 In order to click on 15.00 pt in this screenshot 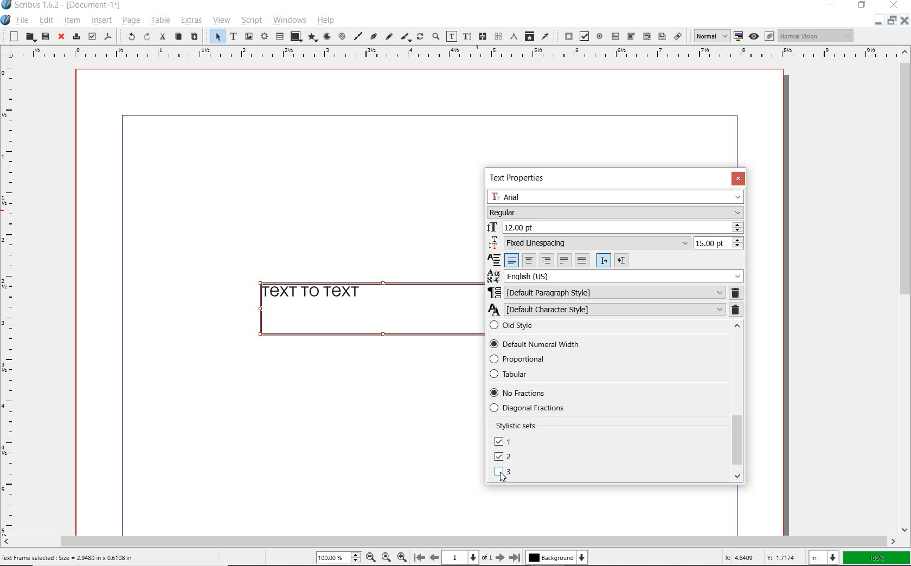, I will do `click(717, 243)`.